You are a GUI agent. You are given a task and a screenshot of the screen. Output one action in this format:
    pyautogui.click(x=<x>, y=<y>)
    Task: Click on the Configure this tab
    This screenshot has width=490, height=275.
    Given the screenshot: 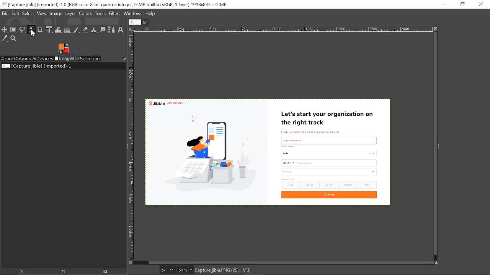 What is the action you would take?
    pyautogui.click(x=124, y=58)
    